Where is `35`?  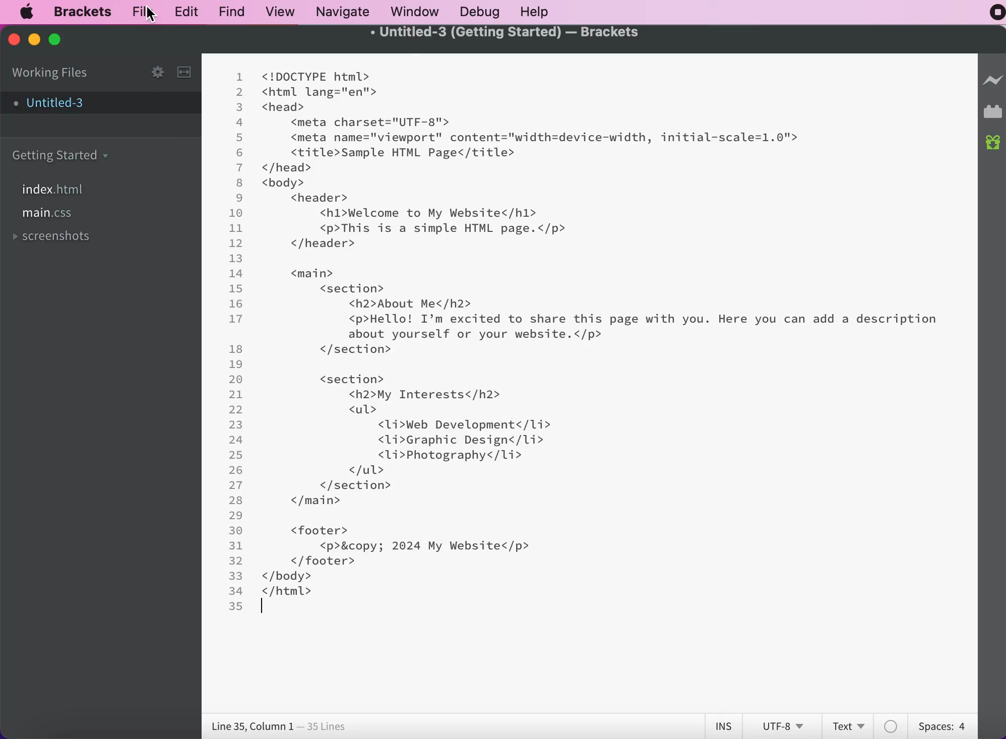 35 is located at coordinates (236, 606).